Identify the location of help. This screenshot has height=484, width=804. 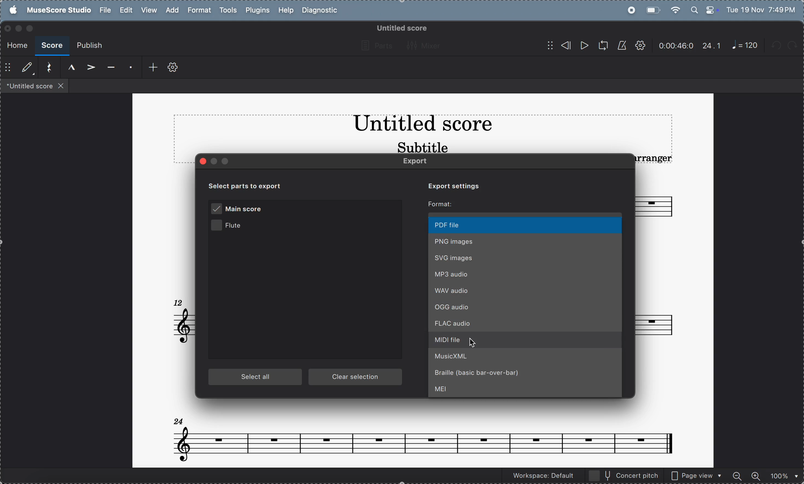
(285, 11).